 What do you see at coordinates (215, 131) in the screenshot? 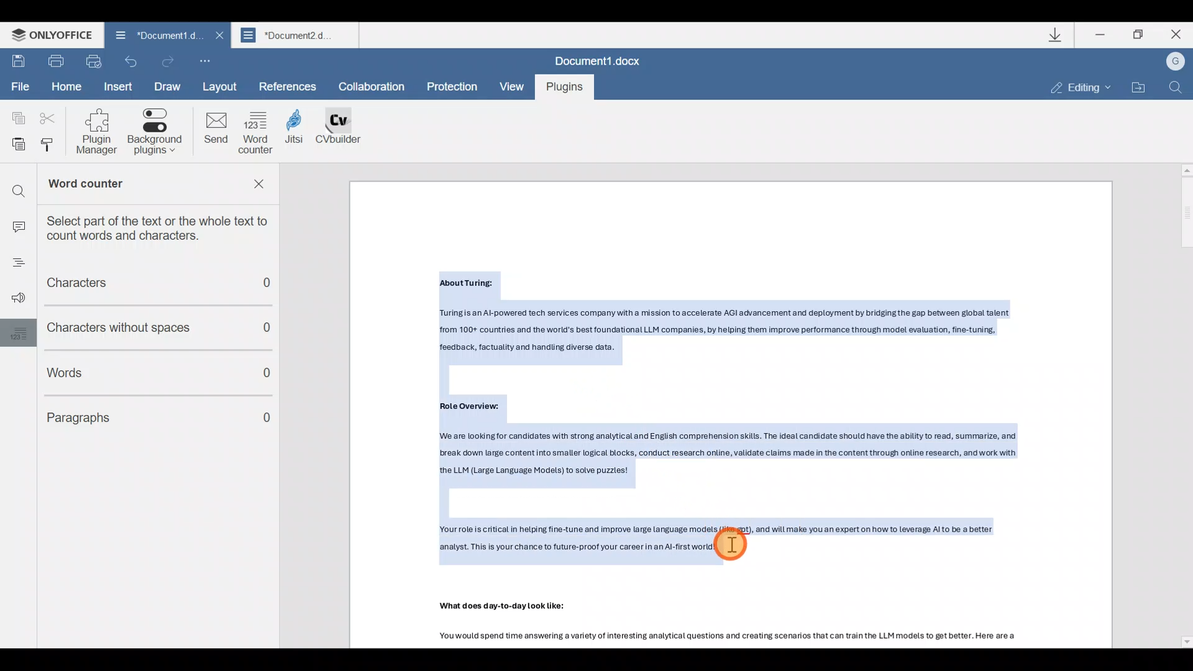
I see `Send` at bounding box center [215, 131].